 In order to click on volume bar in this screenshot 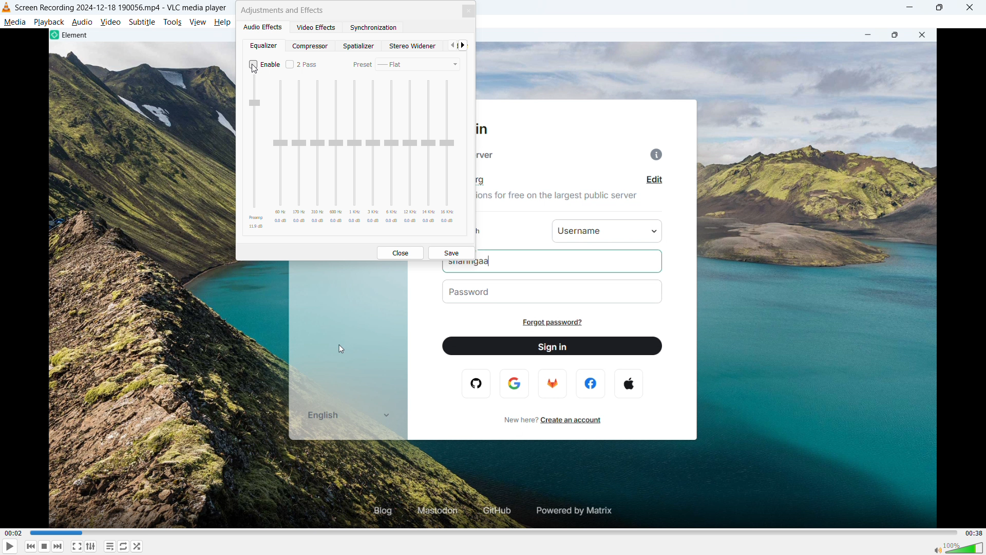, I will do `click(956, 547)`.